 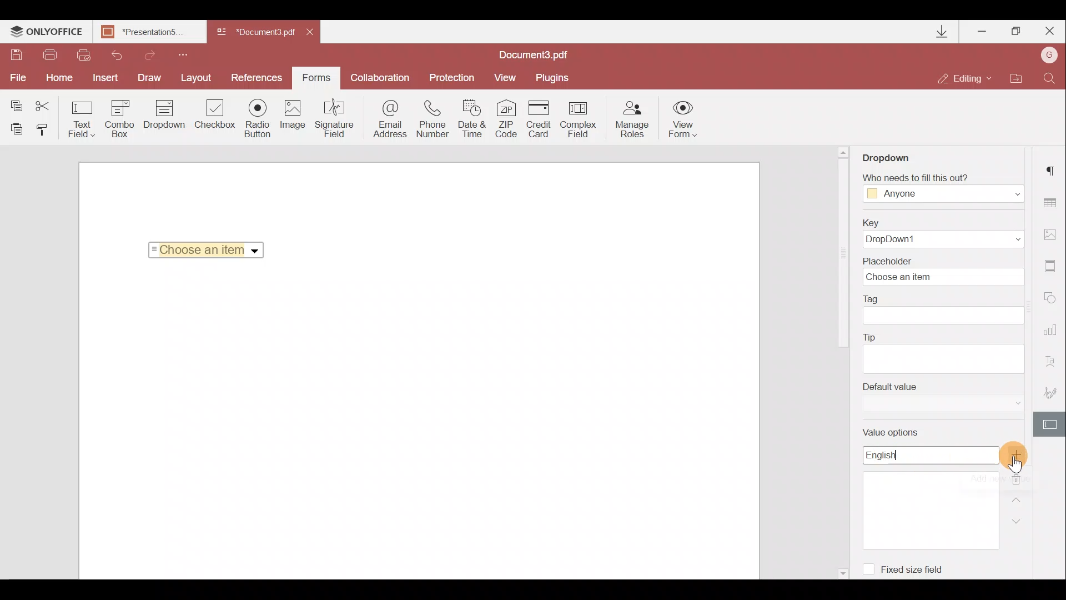 What do you see at coordinates (683, 119) in the screenshot?
I see `View form` at bounding box center [683, 119].